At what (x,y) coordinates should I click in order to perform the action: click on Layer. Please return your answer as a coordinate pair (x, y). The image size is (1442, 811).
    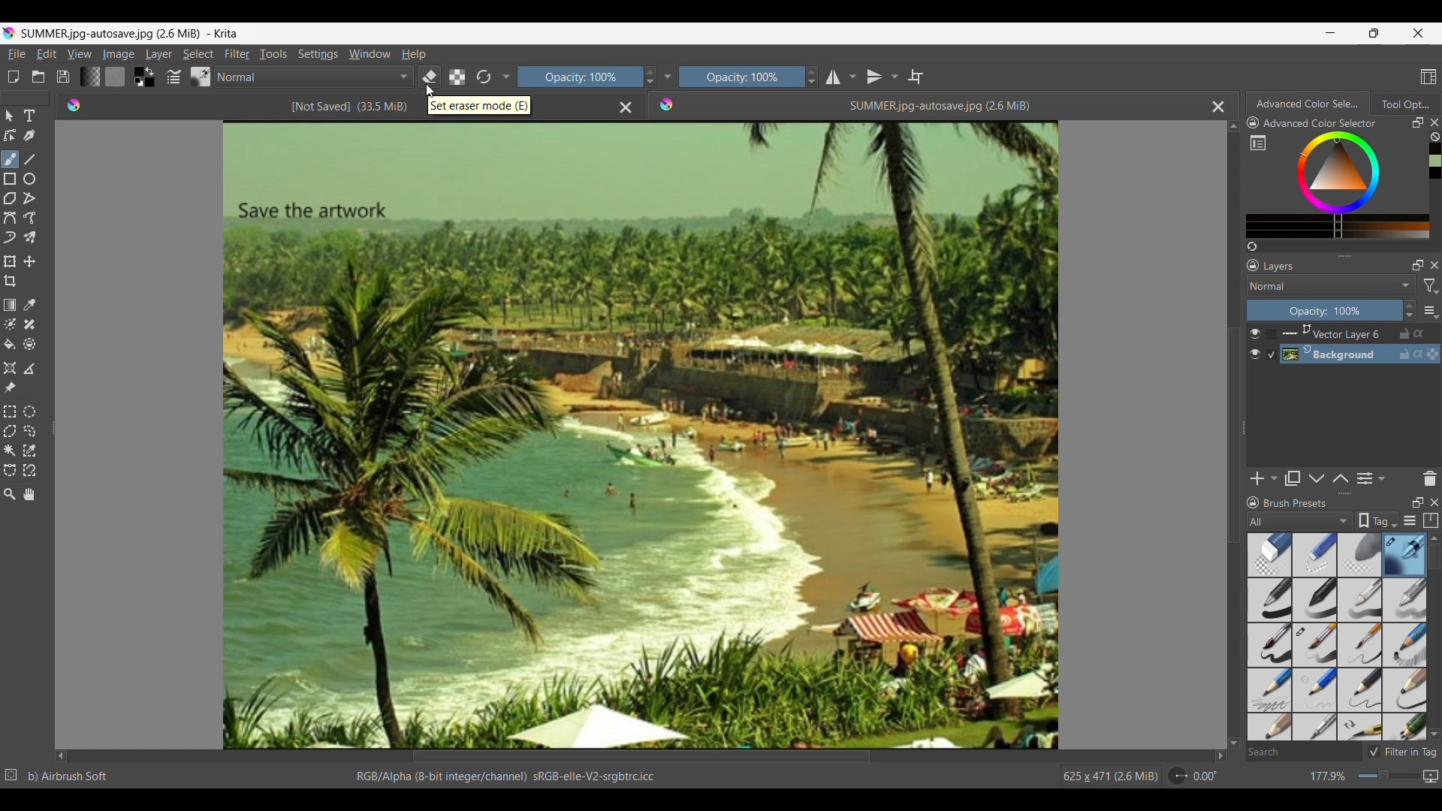
    Looking at the image, I should click on (159, 54).